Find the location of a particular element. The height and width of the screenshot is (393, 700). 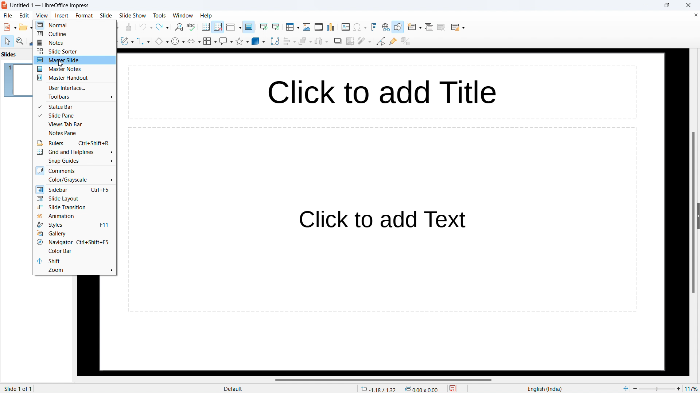

check spelling is located at coordinates (192, 27).